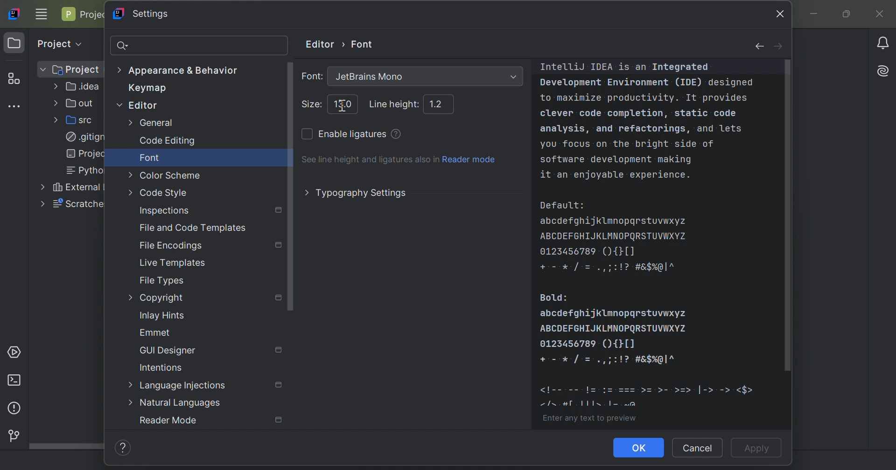 The height and width of the screenshot is (470, 896). Describe the element at coordinates (608, 269) in the screenshot. I see `+ - * / = . , ; : ! ? # & $ % @ | ^` at that location.